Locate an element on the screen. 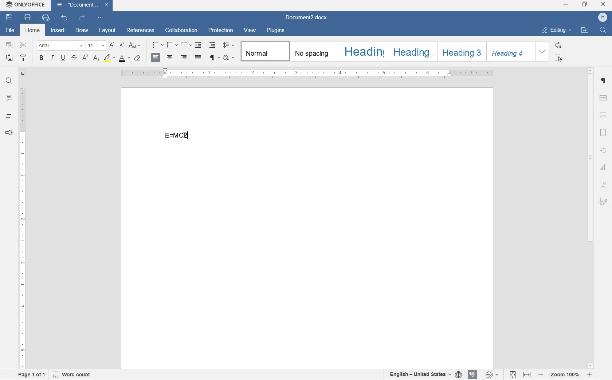 This screenshot has height=380, width=612. chart is located at coordinates (605, 168).